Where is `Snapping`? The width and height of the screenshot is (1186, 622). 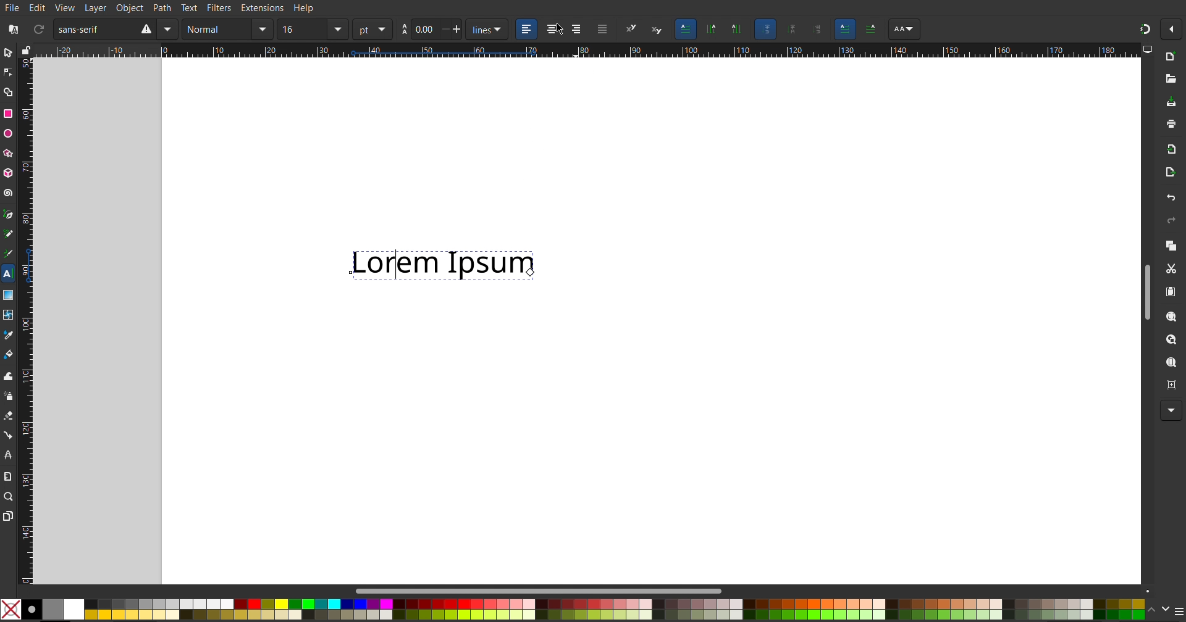 Snapping is located at coordinates (1142, 30).